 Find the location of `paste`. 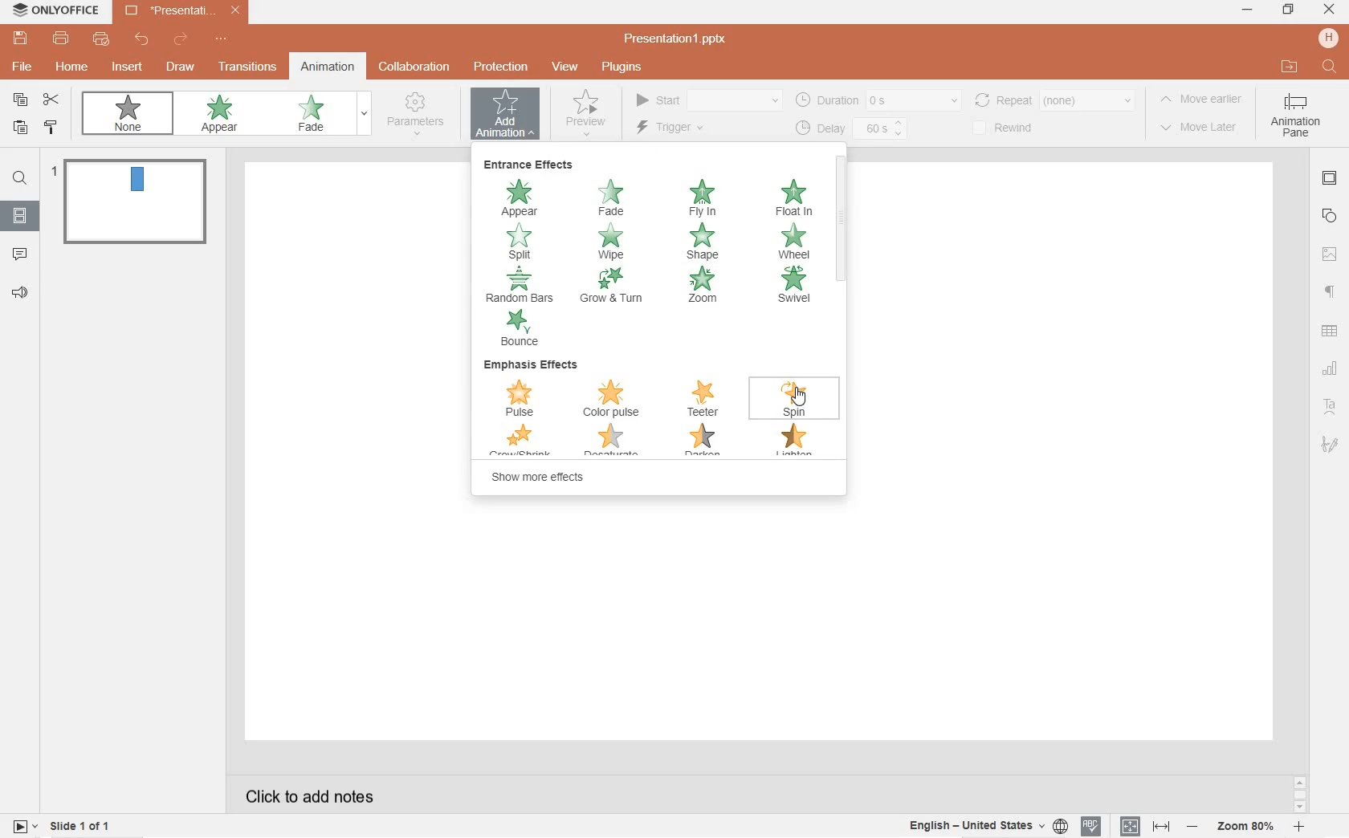

paste is located at coordinates (18, 128).